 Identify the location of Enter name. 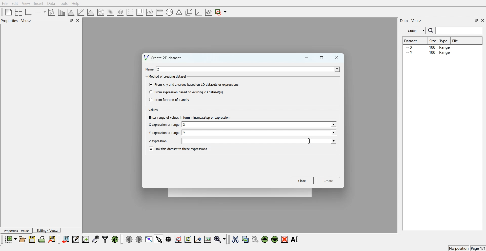
(259, 125).